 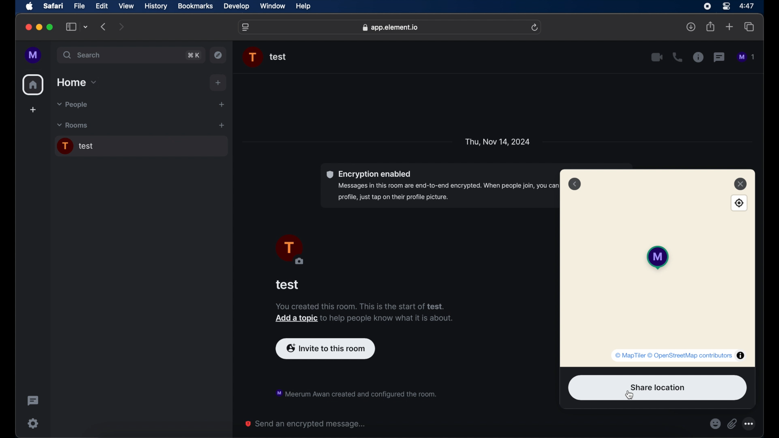 I want to click on window, so click(x=273, y=6).